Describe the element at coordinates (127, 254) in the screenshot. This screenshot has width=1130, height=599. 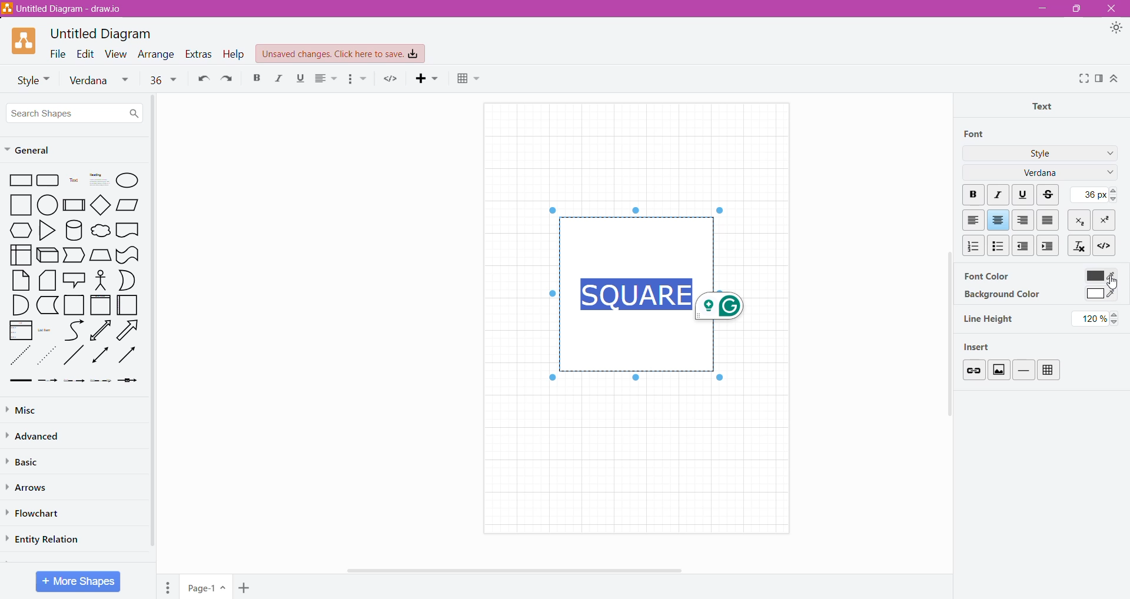
I see `Curved Rectangle` at that location.